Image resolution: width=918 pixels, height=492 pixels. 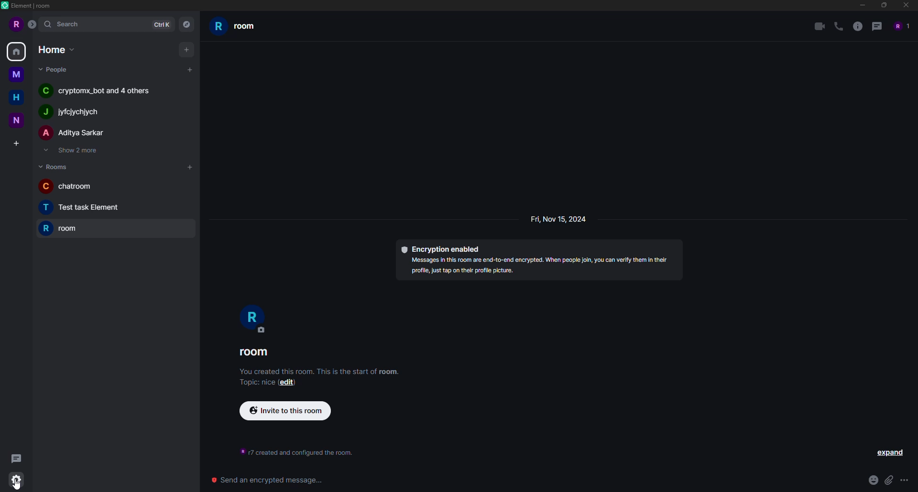 What do you see at coordinates (187, 24) in the screenshot?
I see `navigator` at bounding box center [187, 24].